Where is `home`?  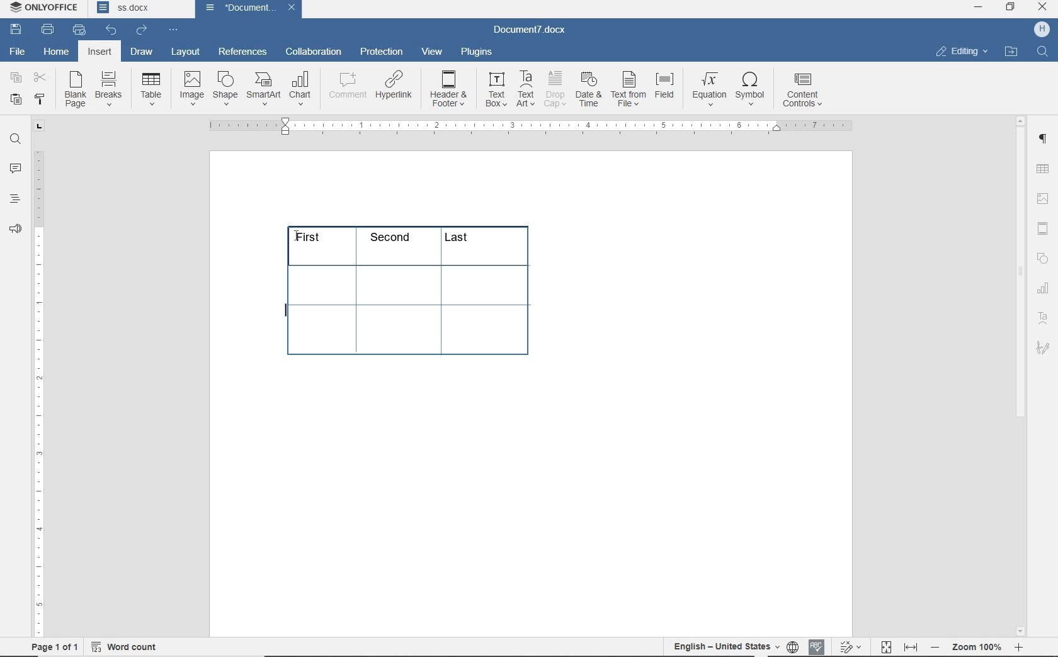 home is located at coordinates (57, 53).